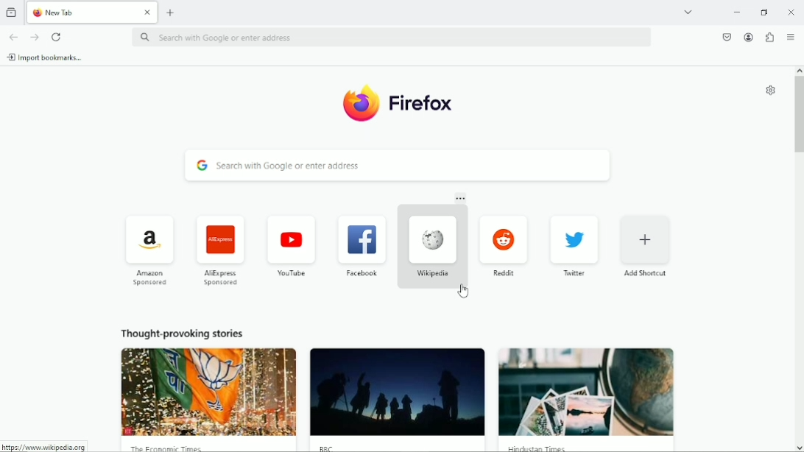 The image size is (804, 452). Describe the element at coordinates (57, 36) in the screenshot. I see `Reload current page` at that location.